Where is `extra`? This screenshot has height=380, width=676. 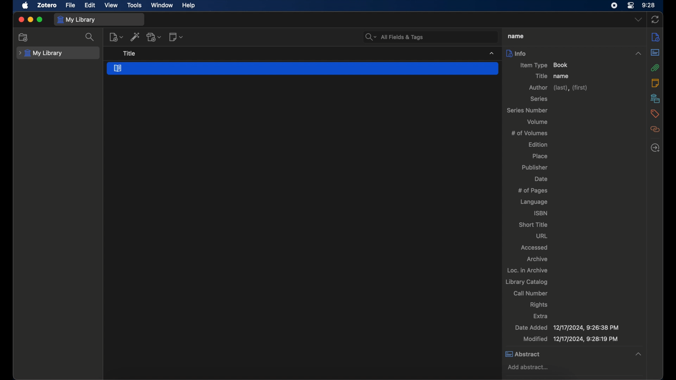 extra is located at coordinates (540, 316).